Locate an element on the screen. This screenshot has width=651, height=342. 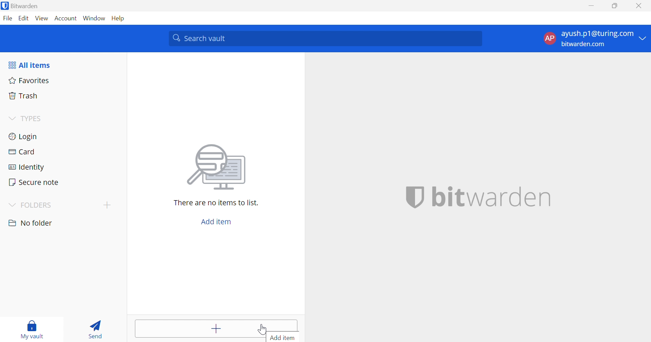
Send is located at coordinates (95, 328).